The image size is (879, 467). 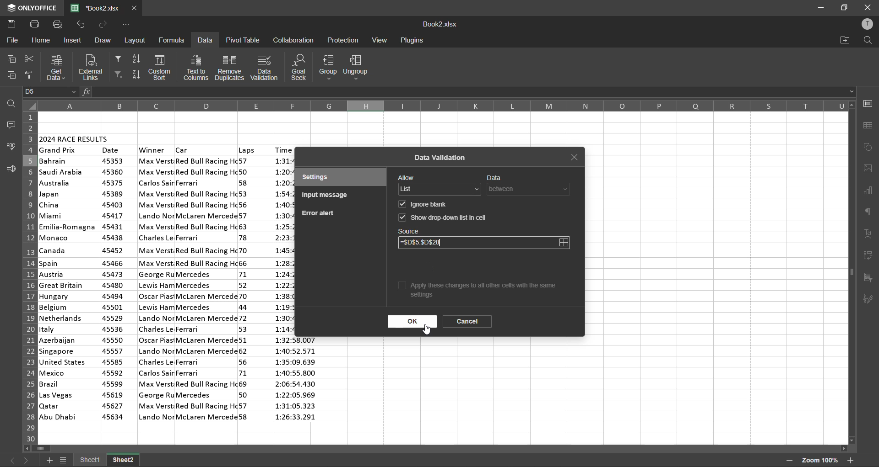 What do you see at coordinates (75, 138) in the screenshot?
I see `2024 race results` at bounding box center [75, 138].